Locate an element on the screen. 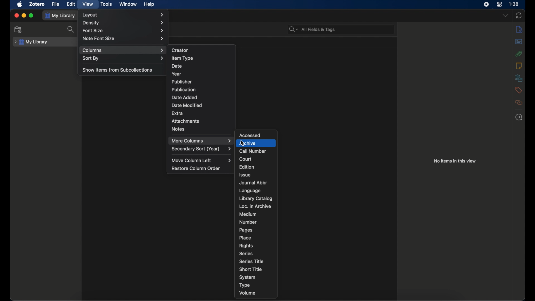 Image resolution: width=535 pixels, height=301 pixels. journal abbr is located at coordinates (254, 183).